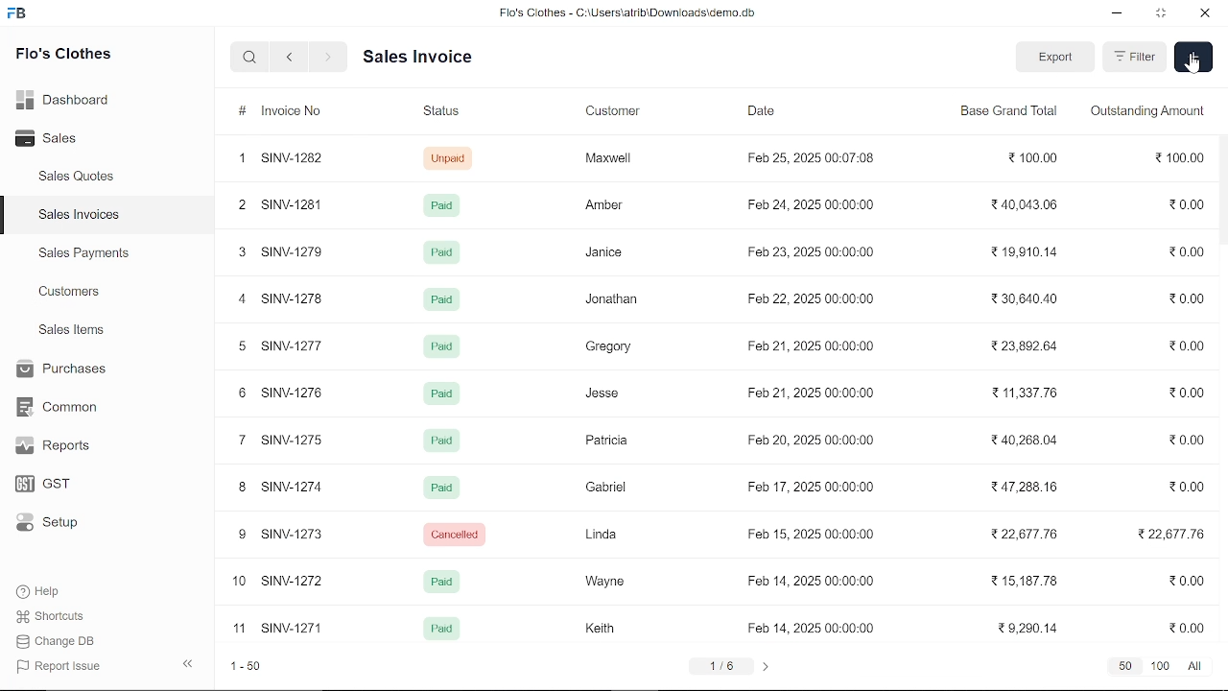 Image resolution: width=1228 pixels, height=691 pixels. I want to click on Base Grand Total, so click(1008, 114).